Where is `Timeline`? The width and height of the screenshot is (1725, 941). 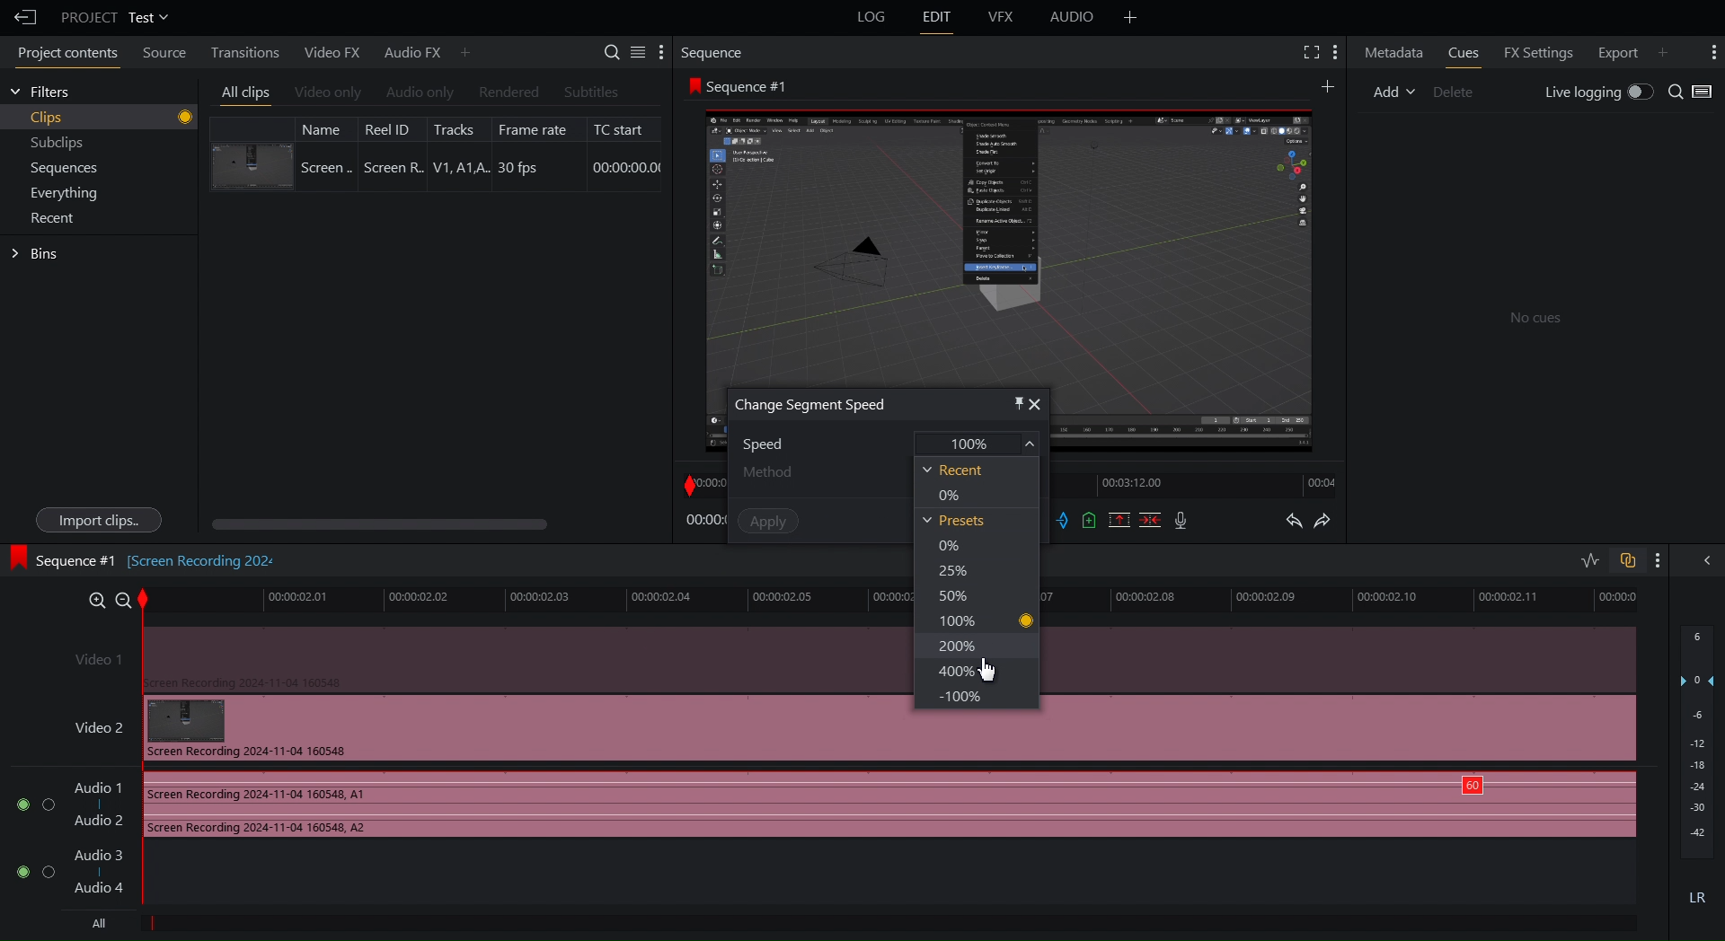
Timeline is located at coordinates (703, 482).